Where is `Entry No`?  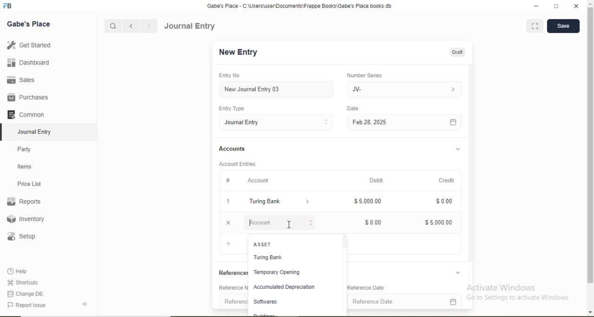 Entry No is located at coordinates (231, 76).